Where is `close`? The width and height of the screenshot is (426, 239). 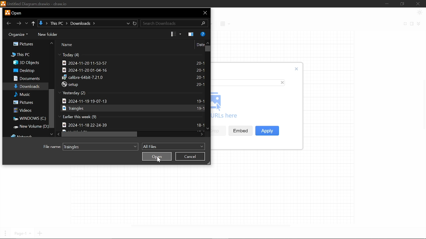
close is located at coordinates (283, 83).